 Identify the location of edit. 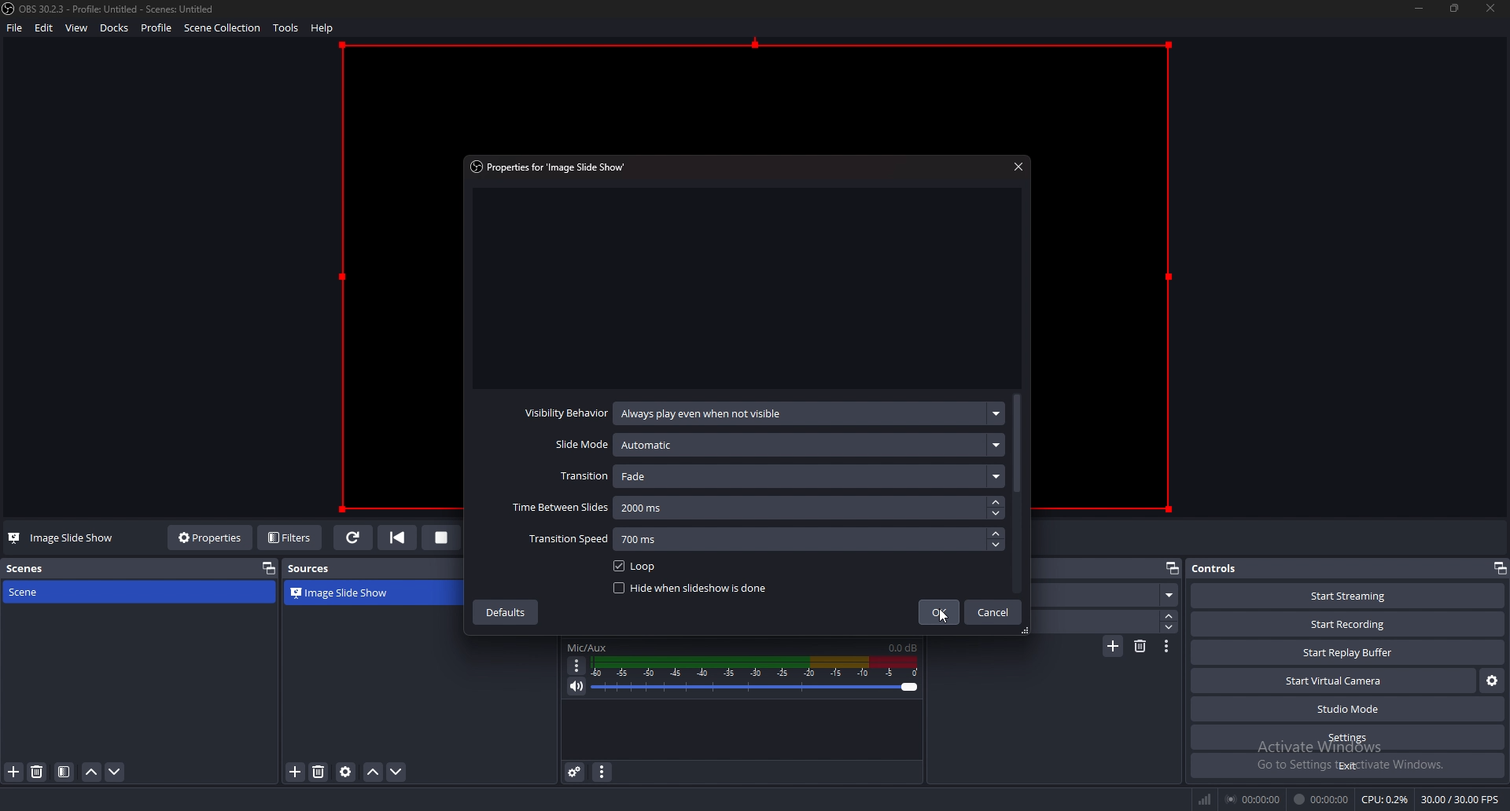
(46, 28).